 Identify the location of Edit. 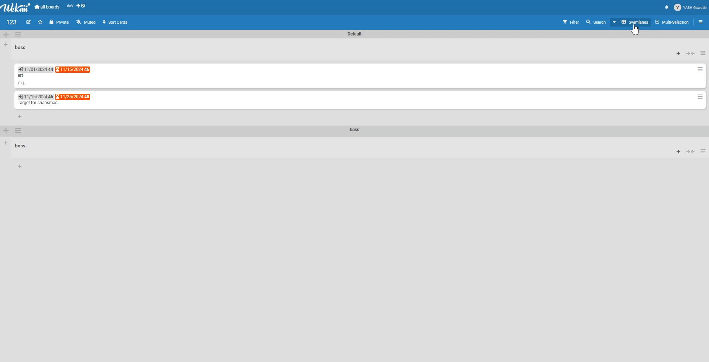
(29, 22).